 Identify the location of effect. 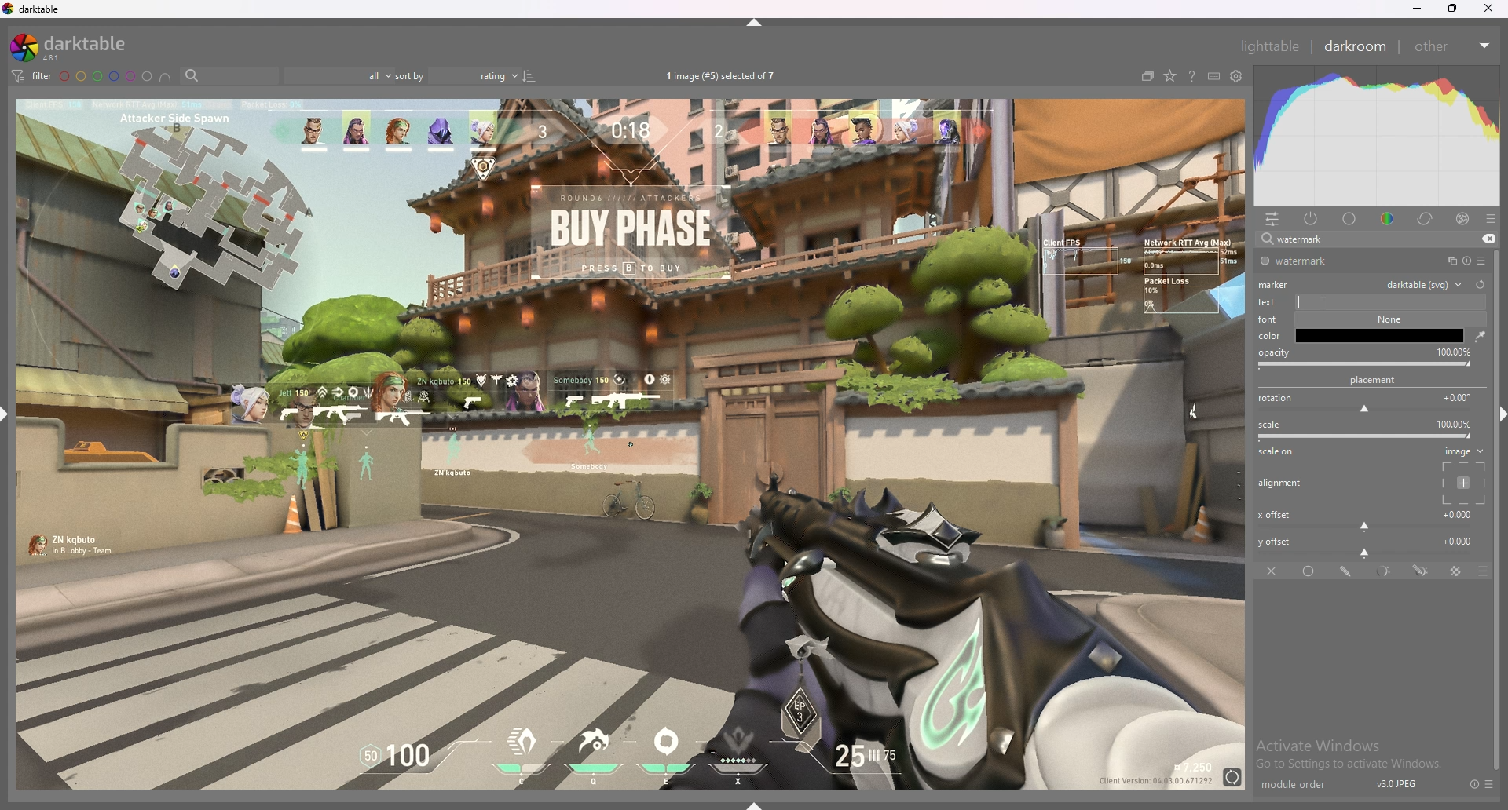
(1462, 219).